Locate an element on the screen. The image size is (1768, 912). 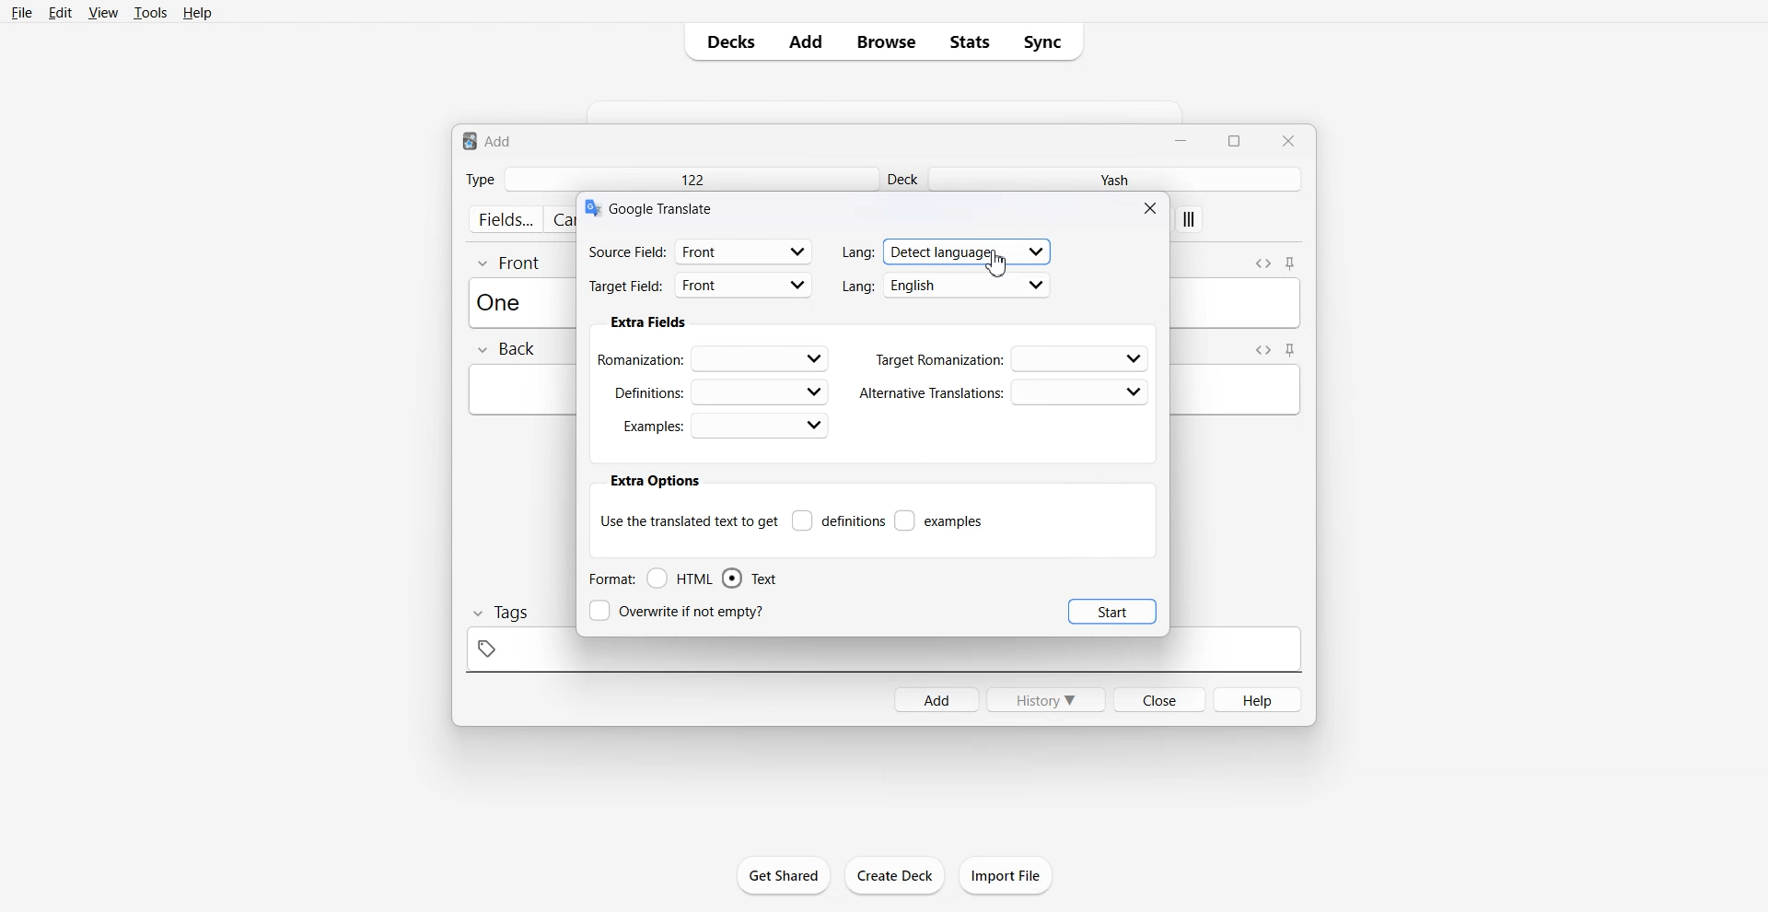
Alternative Translations is located at coordinates (1003, 392).